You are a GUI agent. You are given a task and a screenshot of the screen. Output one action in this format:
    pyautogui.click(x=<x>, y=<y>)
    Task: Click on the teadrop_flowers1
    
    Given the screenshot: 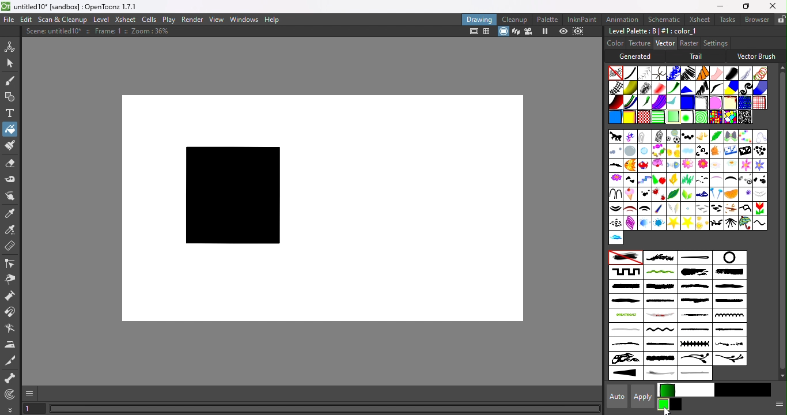 What is the action you would take?
    pyautogui.click(x=695, y=360)
    